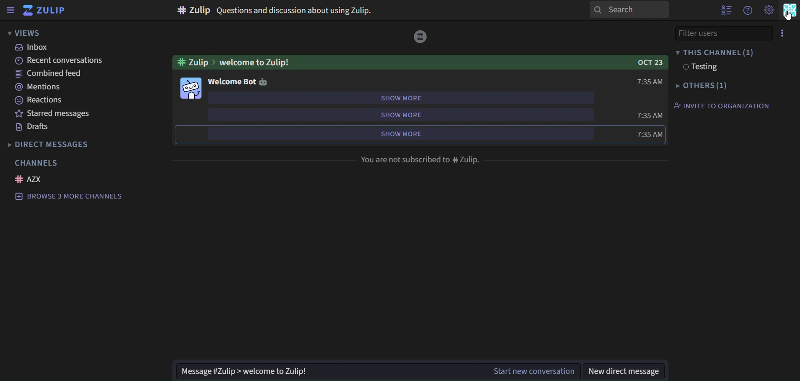 Image resolution: width=800 pixels, height=381 pixels. What do you see at coordinates (54, 114) in the screenshot?
I see `starred messages` at bounding box center [54, 114].